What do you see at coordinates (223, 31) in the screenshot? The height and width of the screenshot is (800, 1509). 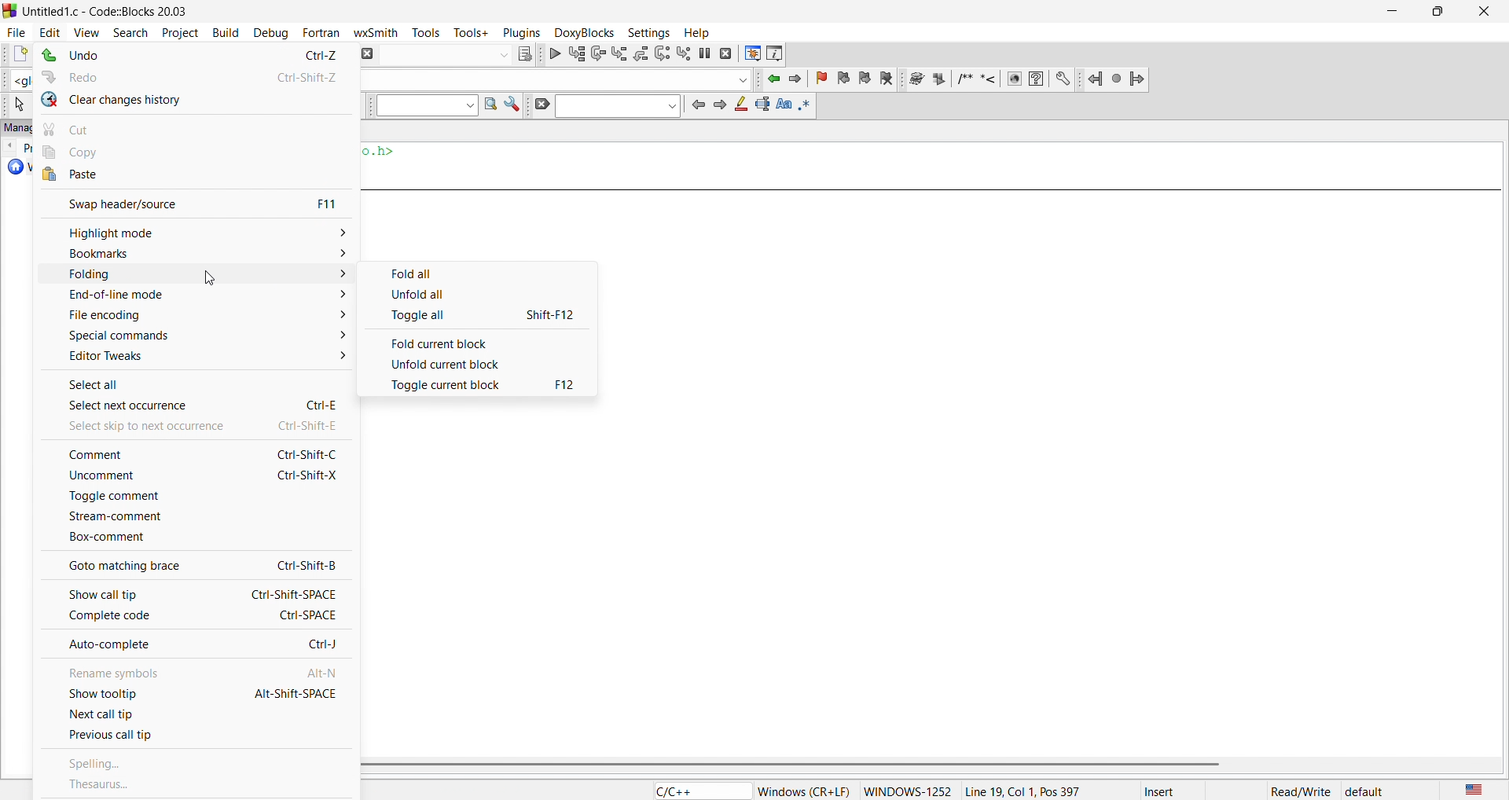 I see `build` at bounding box center [223, 31].